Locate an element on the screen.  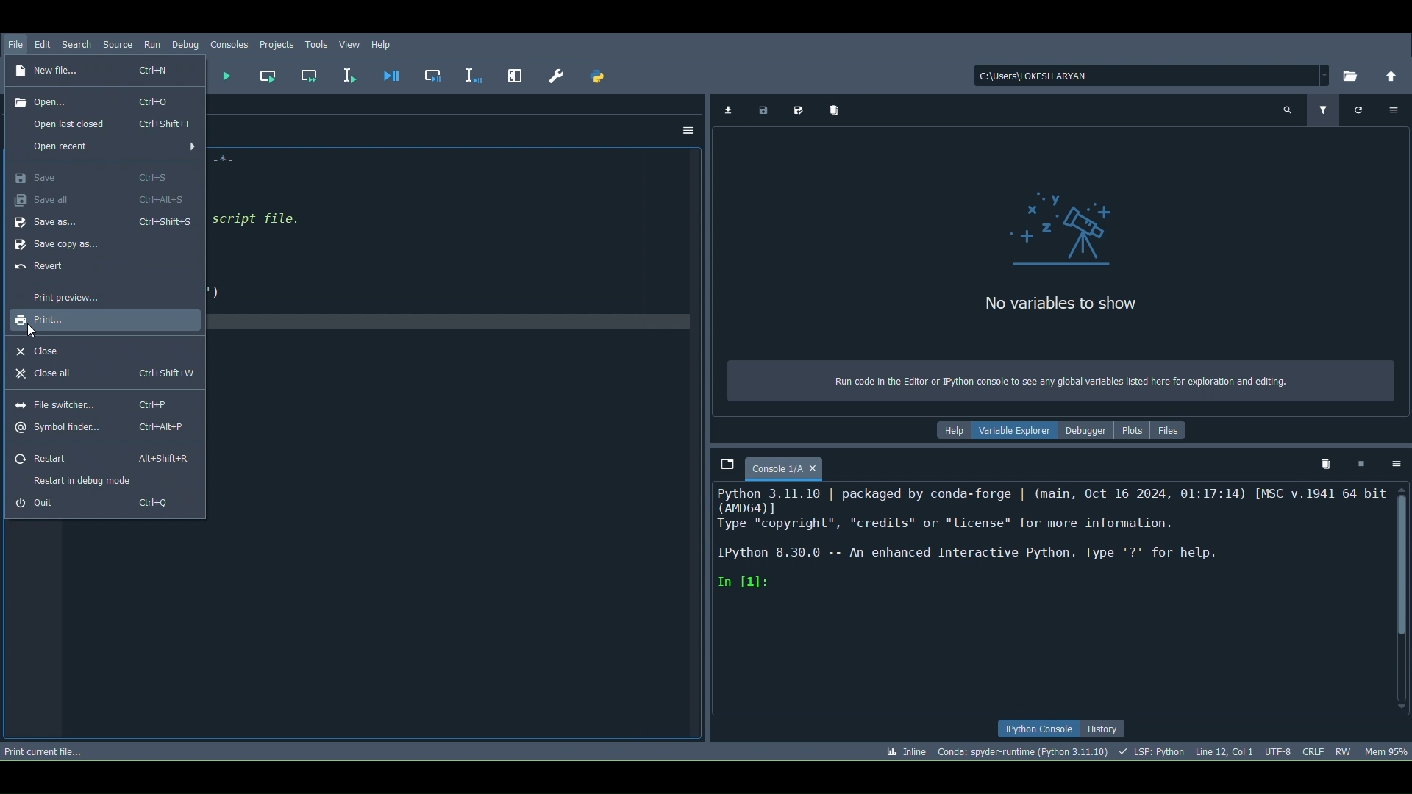
Run current cell (Ctrl + Return) is located at coordinates (269, 74).